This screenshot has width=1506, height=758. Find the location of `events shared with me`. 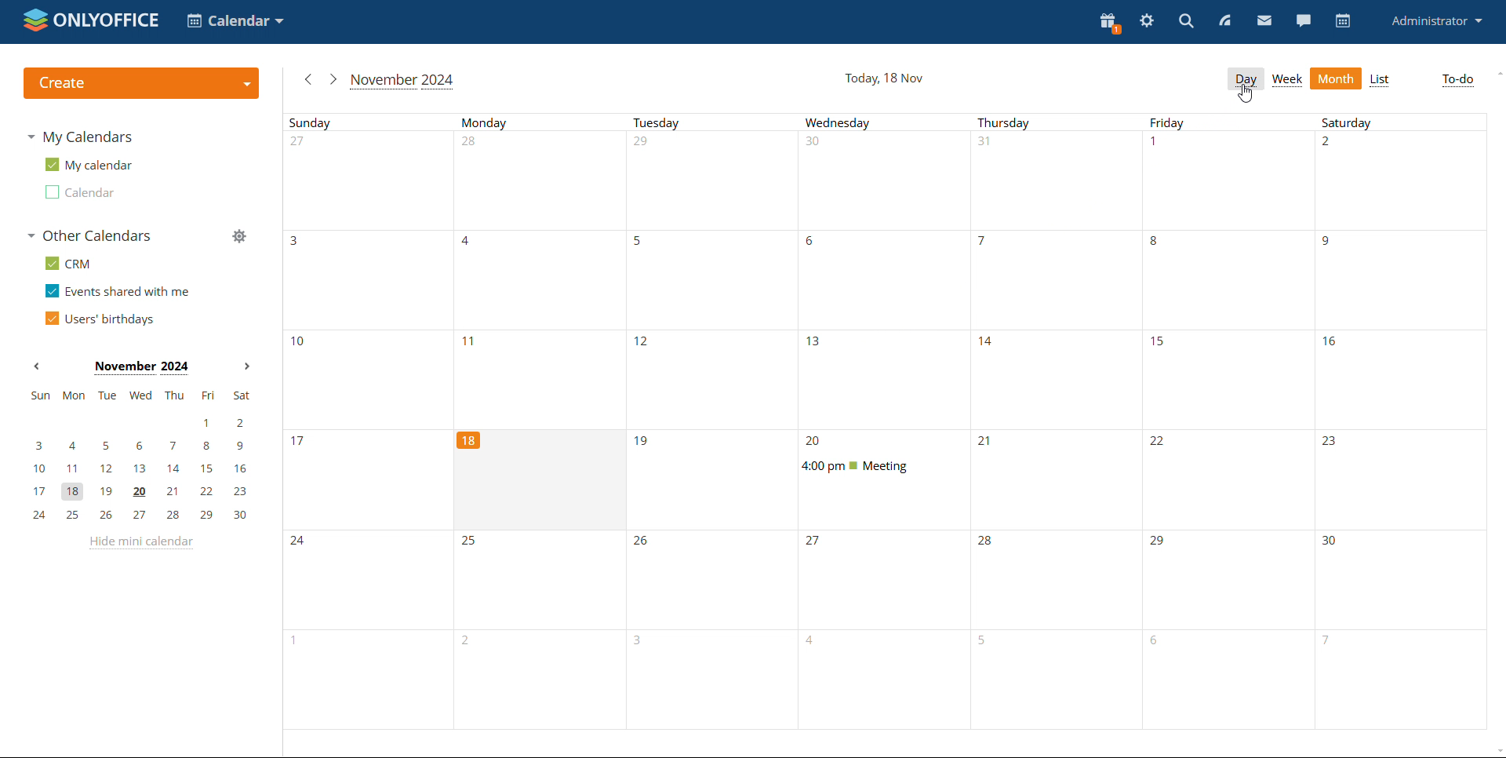

events shared with me is located at coordinates (118, 291).